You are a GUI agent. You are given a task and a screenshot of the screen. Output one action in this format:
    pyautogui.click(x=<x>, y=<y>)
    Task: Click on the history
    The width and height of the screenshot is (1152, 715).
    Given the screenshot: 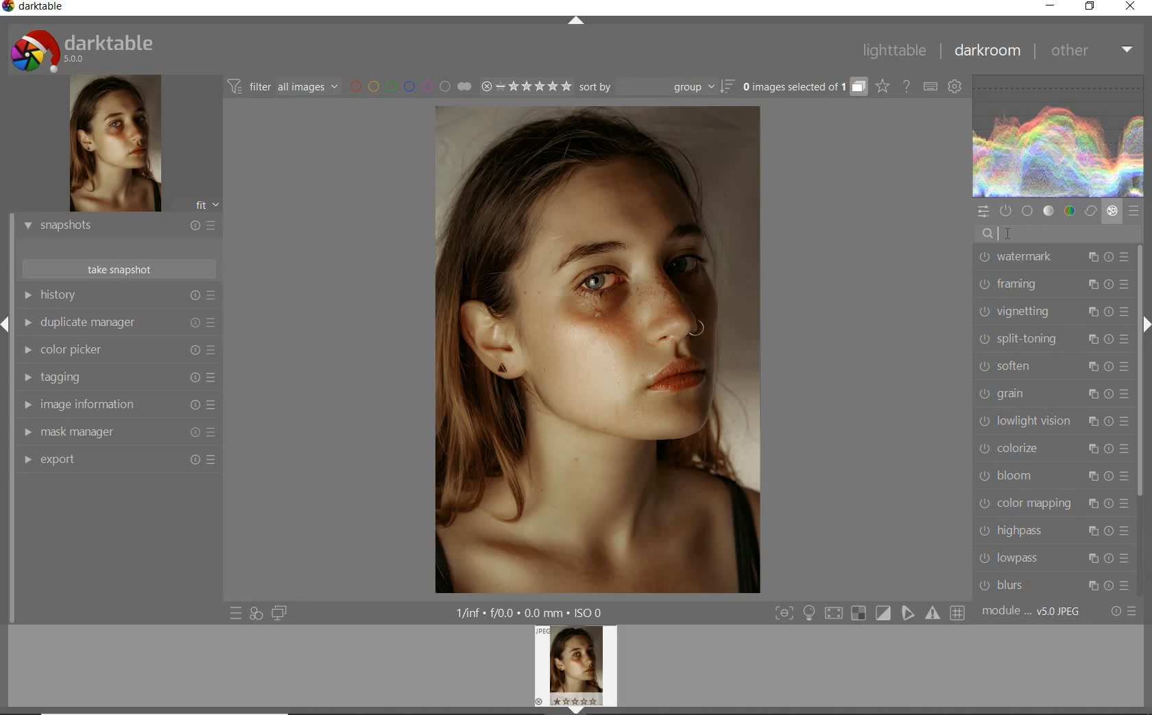 What is the action you would take?
    pyautogui.click(x=117, y=297)
    